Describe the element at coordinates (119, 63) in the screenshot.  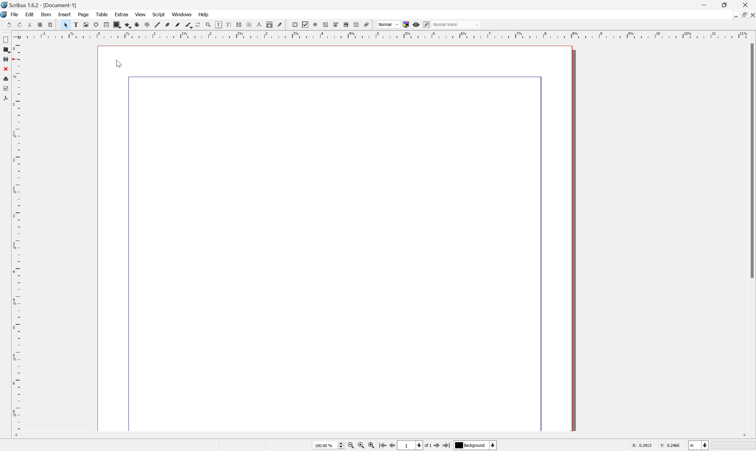
I see `Cursor` at that location.